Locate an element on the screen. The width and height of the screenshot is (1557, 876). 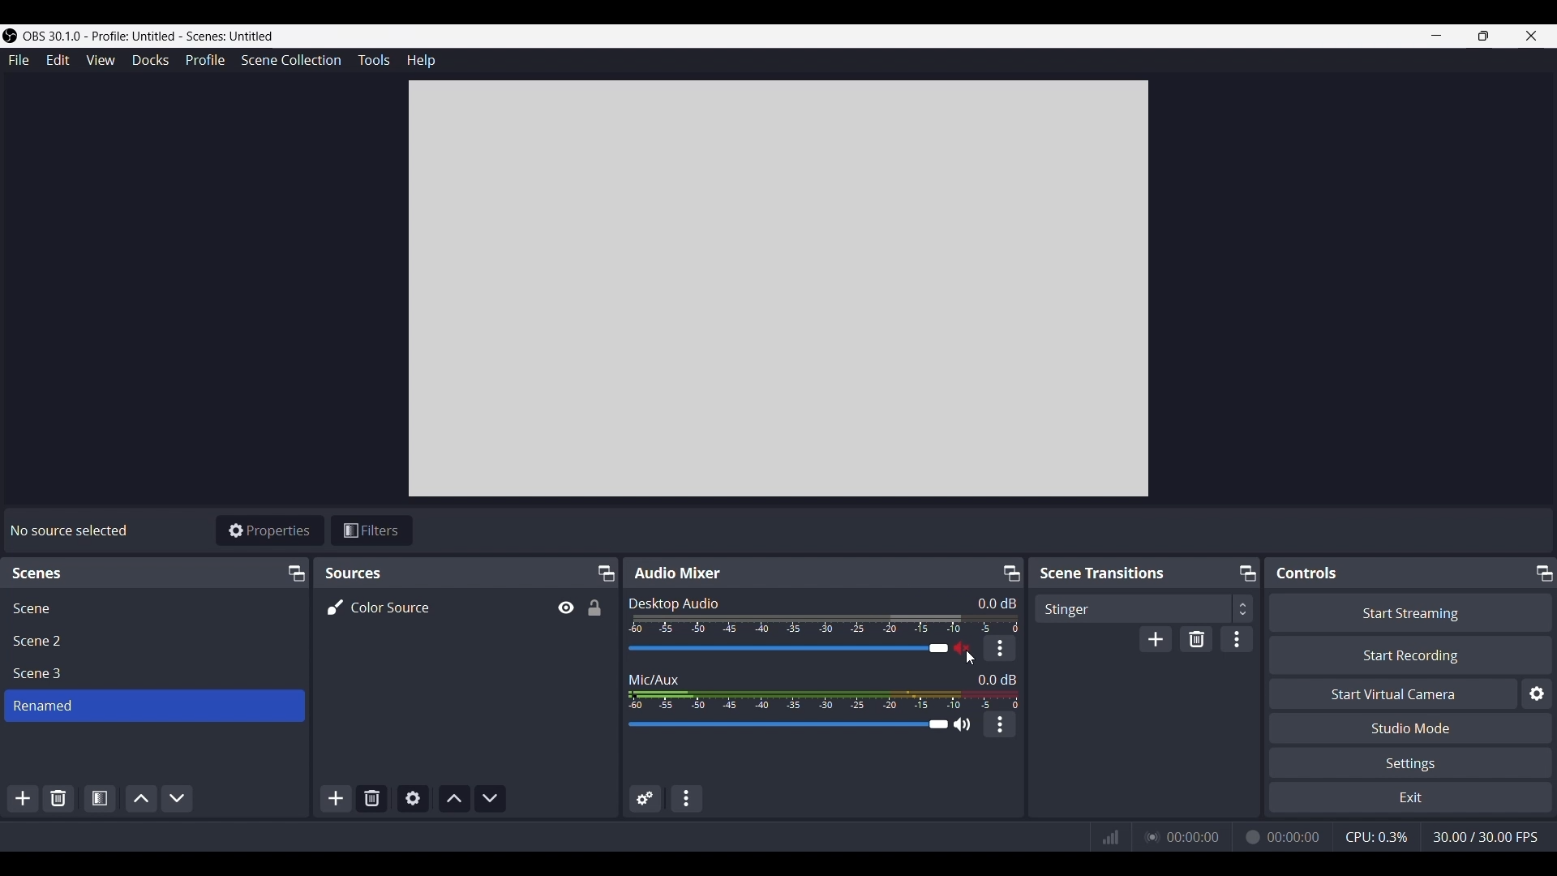
Delete selected transition is located at coordinates (1196, 639).